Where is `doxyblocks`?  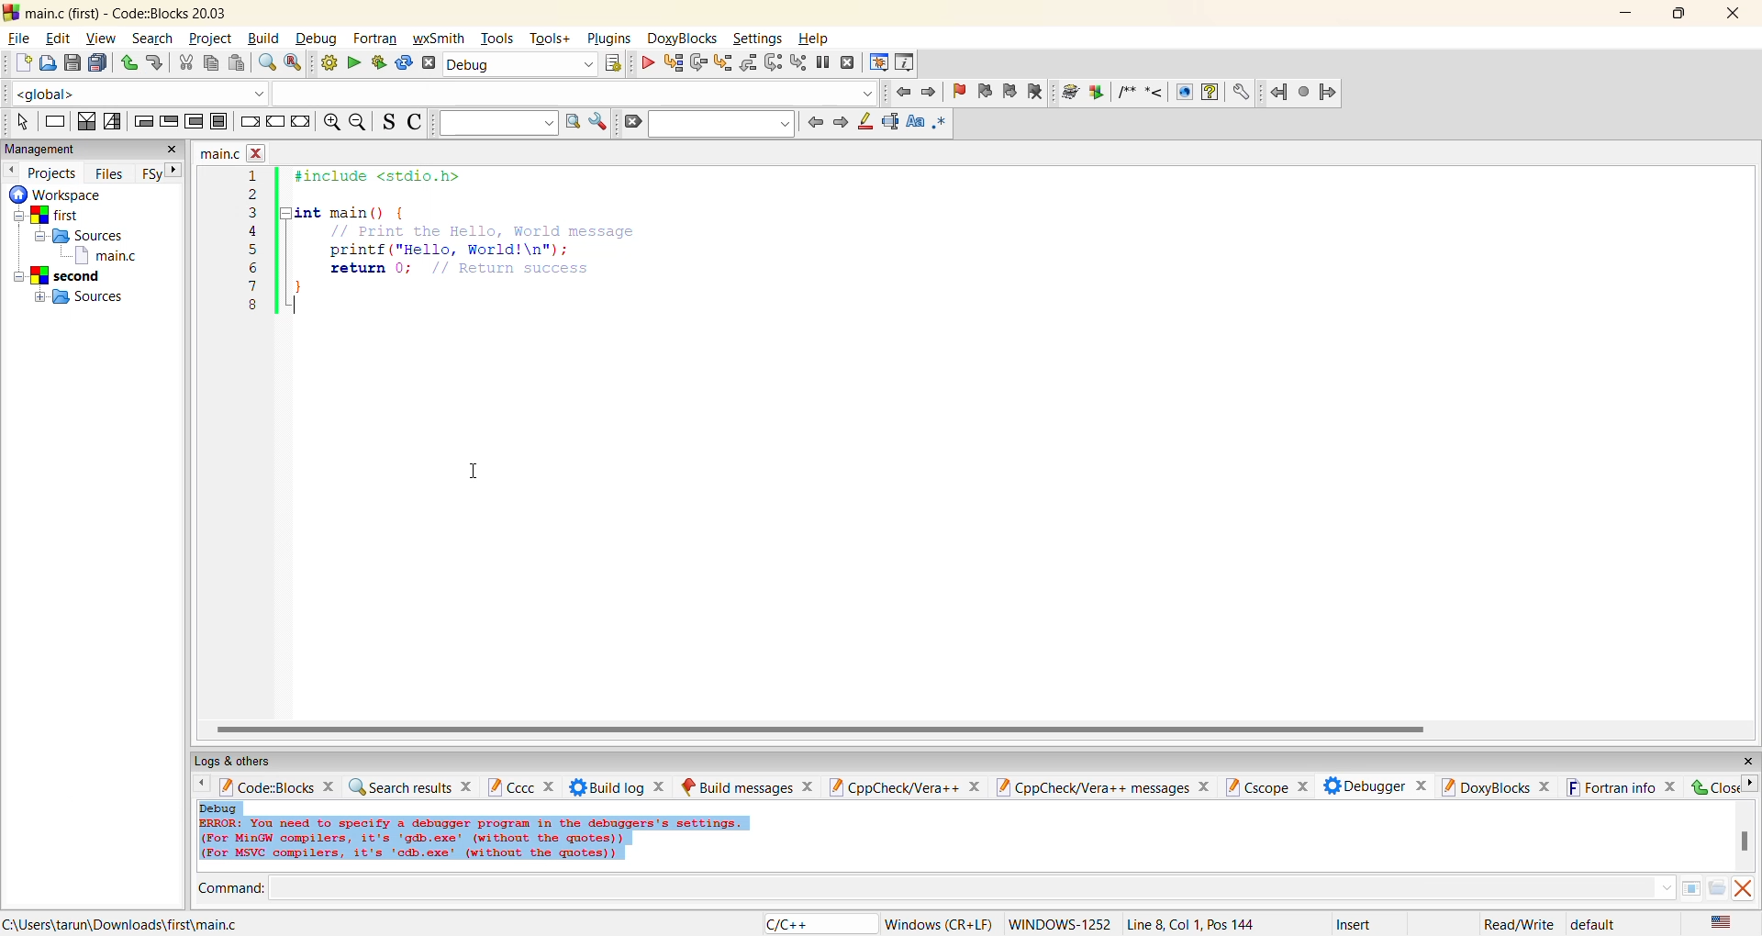 doxyblocks is located at coordinates (1083, 93).